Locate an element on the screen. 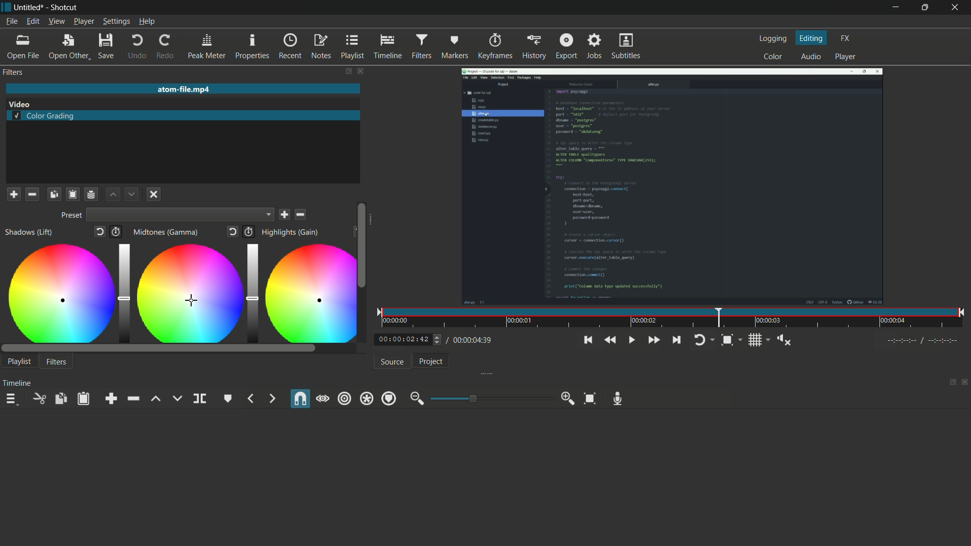  adjustment bar is located at coordinates (250, 291).